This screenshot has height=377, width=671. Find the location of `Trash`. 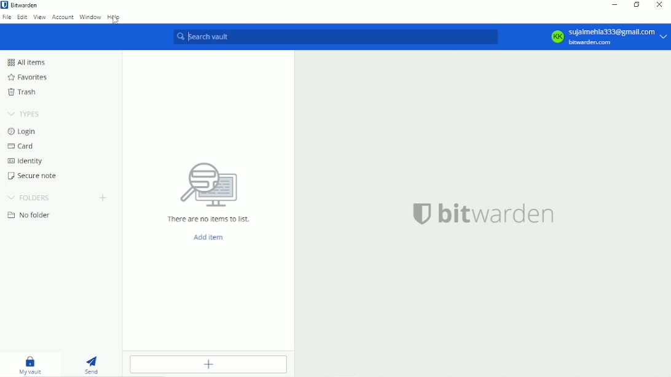

Trash is located at coordinates (23, 92).